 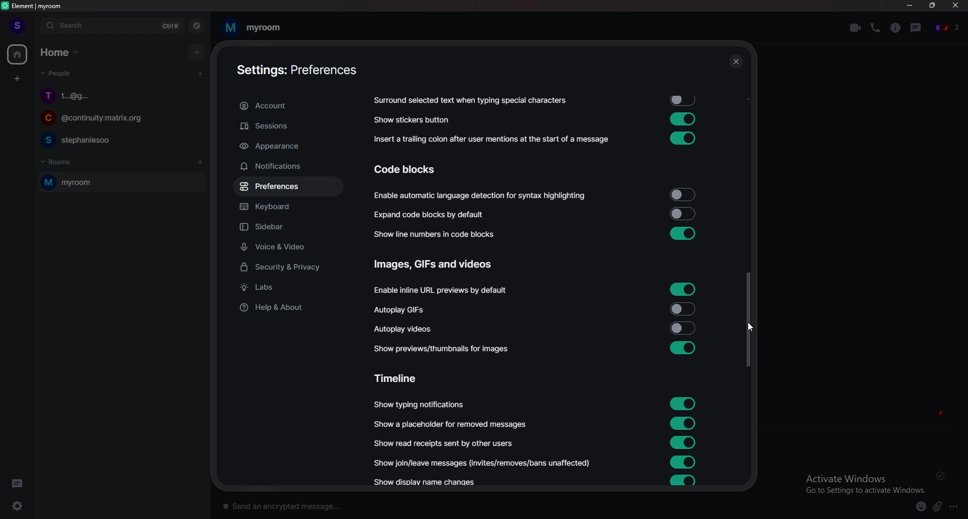 I want to click on toggle, so click(x=684, y=462).